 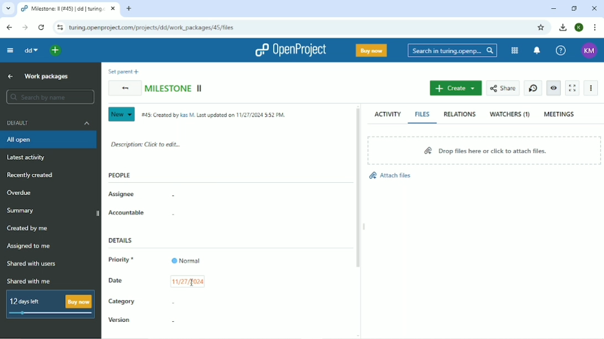 What do you see at coordinates (116, 280) in the screenshot?
I see `Date` at bounding box center [116, 280].